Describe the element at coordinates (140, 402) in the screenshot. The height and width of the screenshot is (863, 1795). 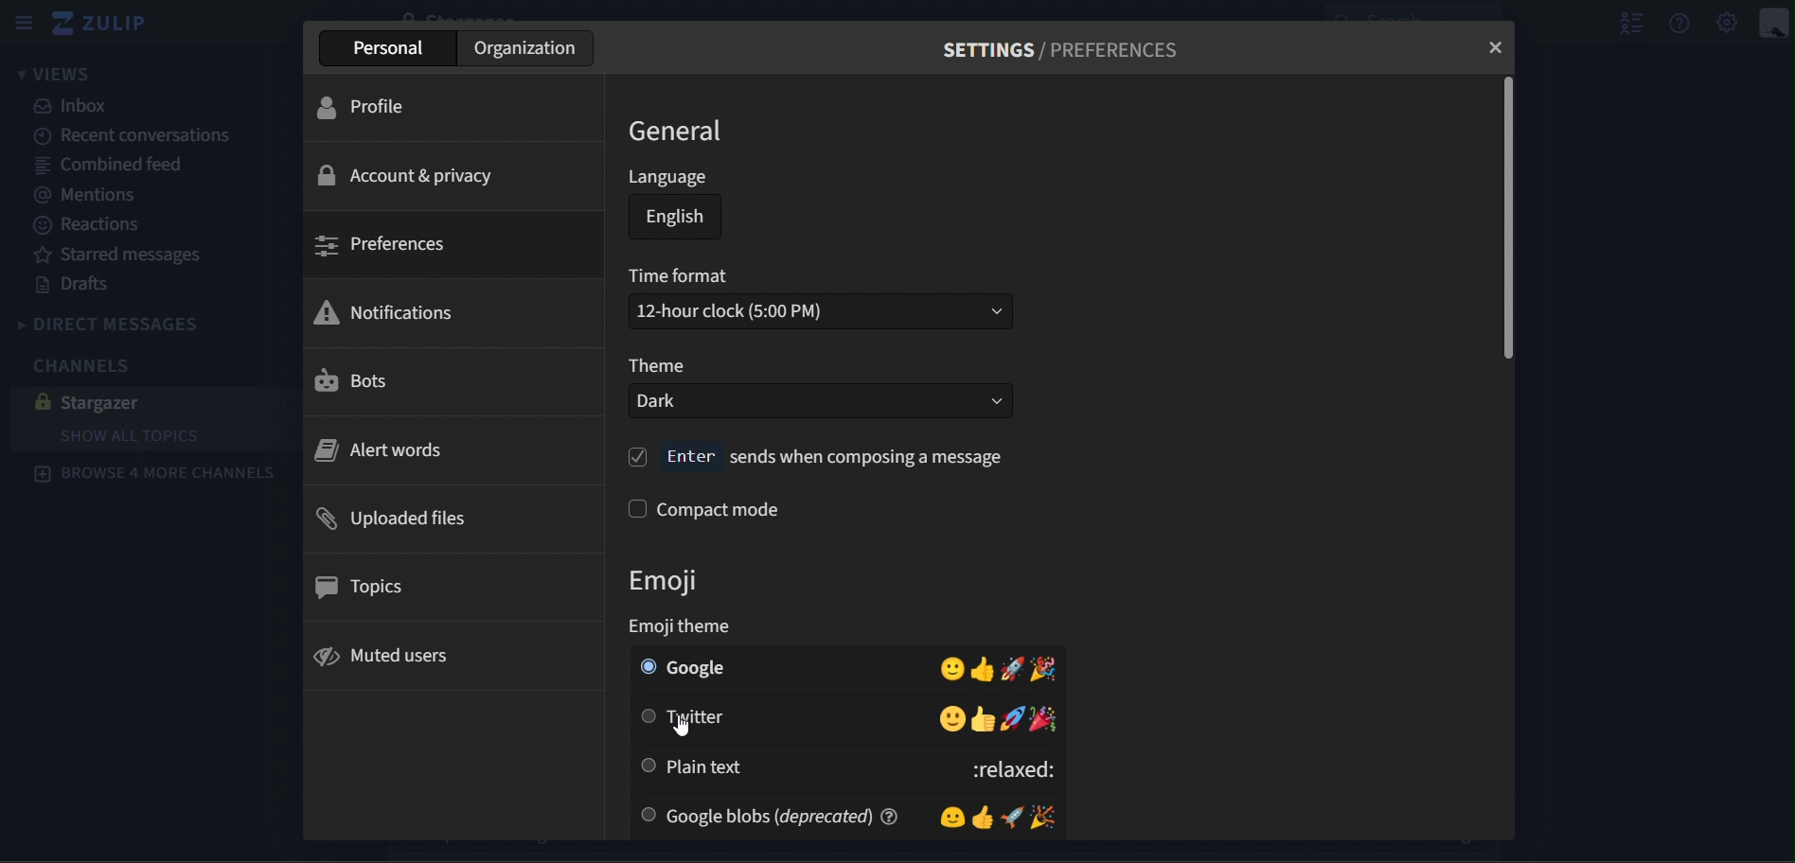
I see `stargazer` at that location.